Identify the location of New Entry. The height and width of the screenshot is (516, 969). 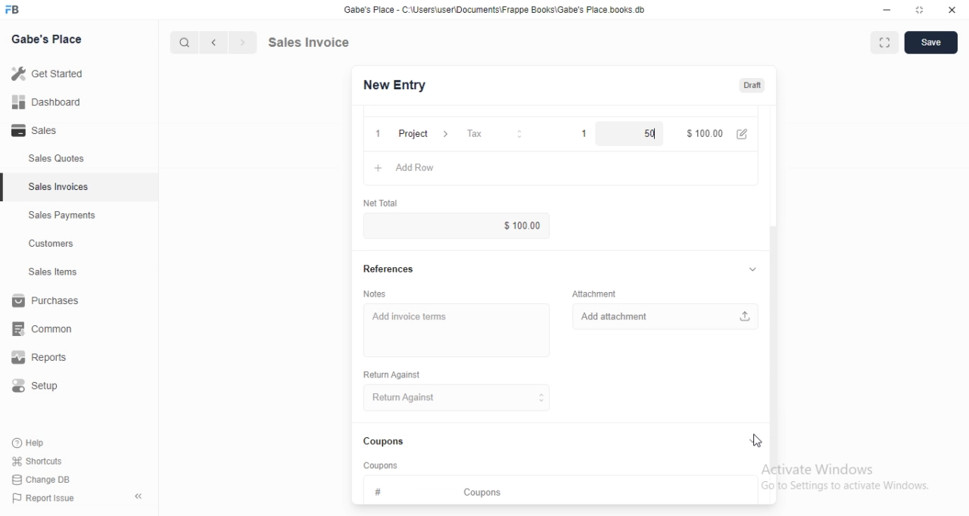
(400, 85).